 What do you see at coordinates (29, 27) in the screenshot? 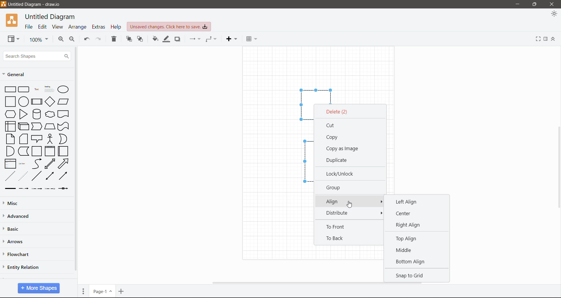
I see `File` at bounding box center [29, 27].